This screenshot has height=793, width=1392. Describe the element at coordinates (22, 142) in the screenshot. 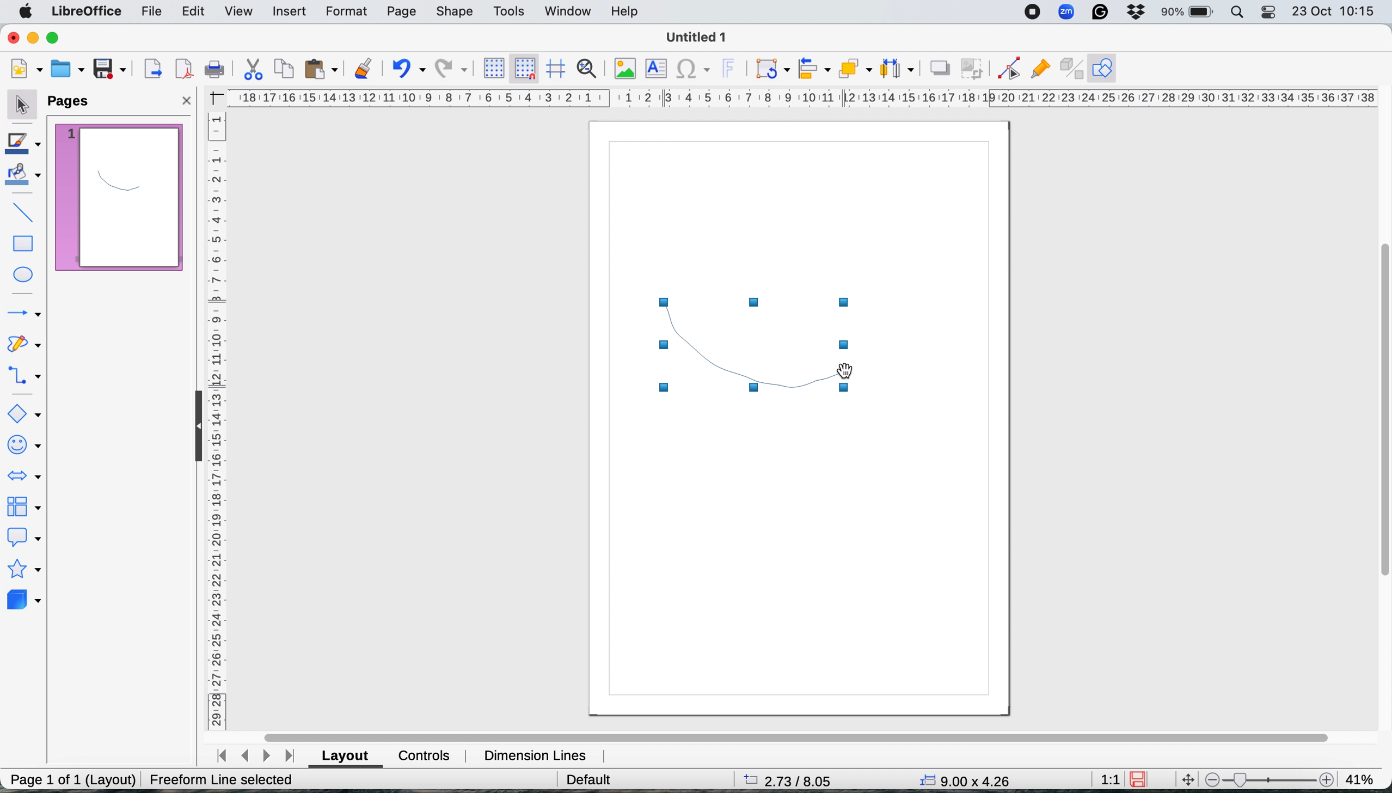

I see `line color` at that location.